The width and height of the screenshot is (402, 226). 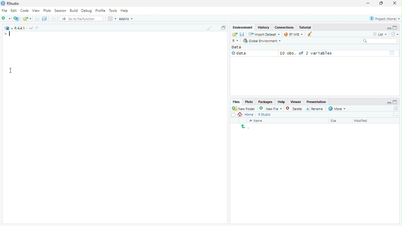 What do you see at coordinates (45, 19) in the screenshot?
I see `save all open documents` at bounding box center [45, 19].